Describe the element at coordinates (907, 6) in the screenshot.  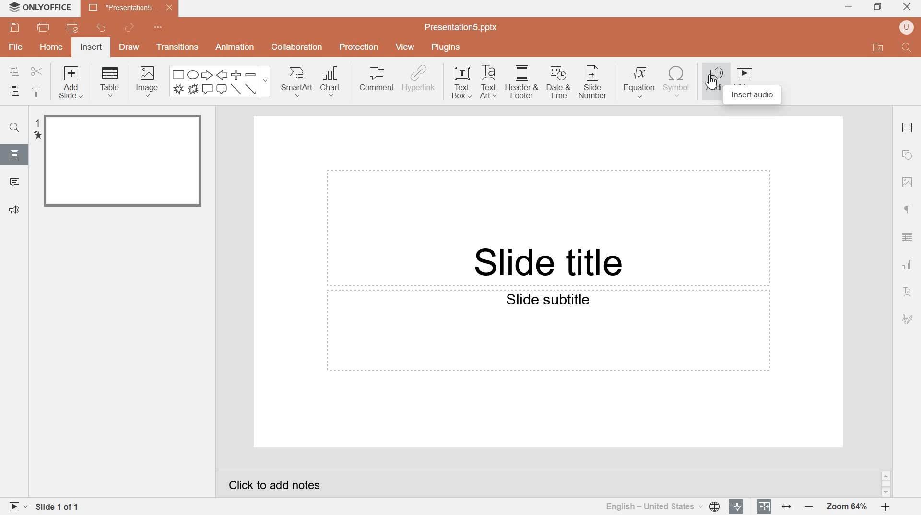
I see `close` at that location.